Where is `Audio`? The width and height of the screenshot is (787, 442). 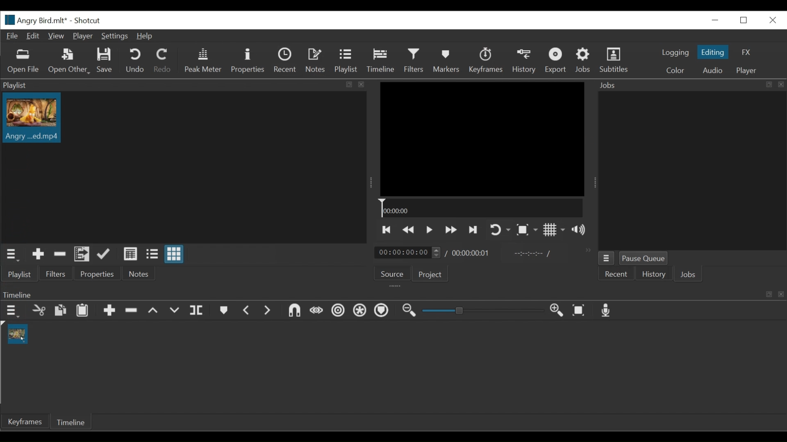 Audio is located at coordinates (715, 70).